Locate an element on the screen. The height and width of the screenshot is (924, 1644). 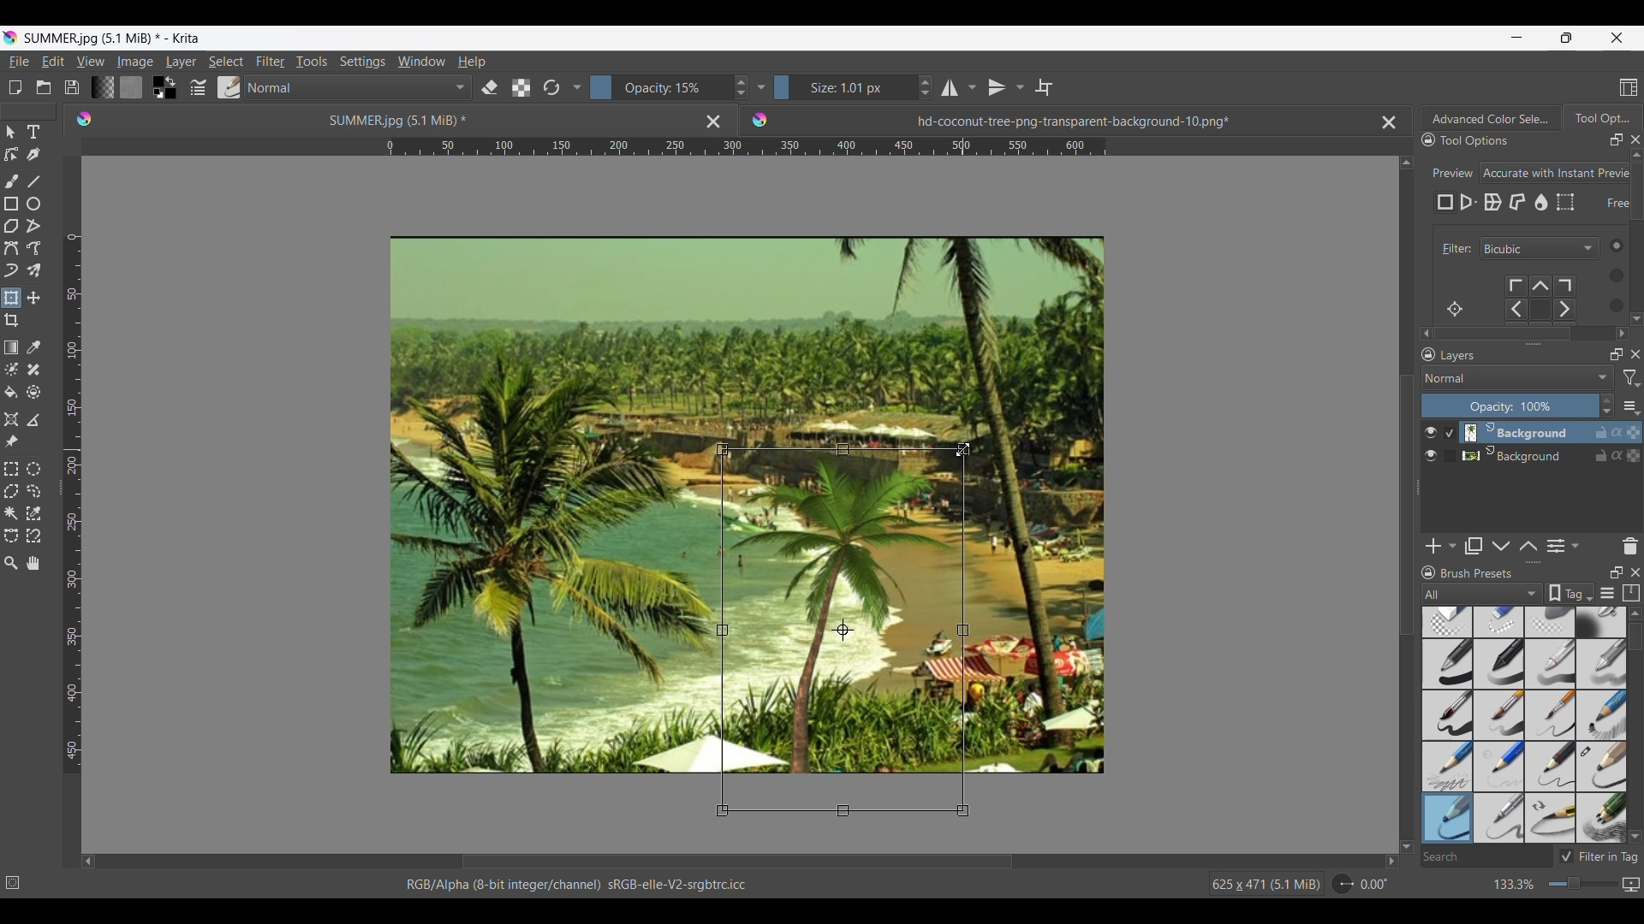
Edit layer properties is located at coordinates (1556, 547).